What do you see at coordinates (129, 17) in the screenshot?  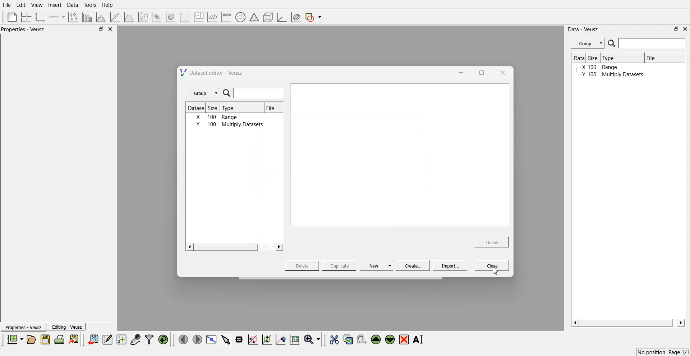 I see `plot a function on a graph` at bounding box center [129, 17].